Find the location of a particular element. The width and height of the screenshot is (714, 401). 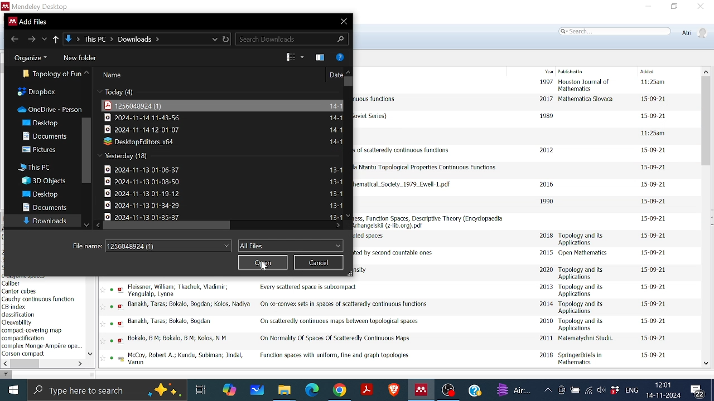

read status is located at coordinates (113, 358).